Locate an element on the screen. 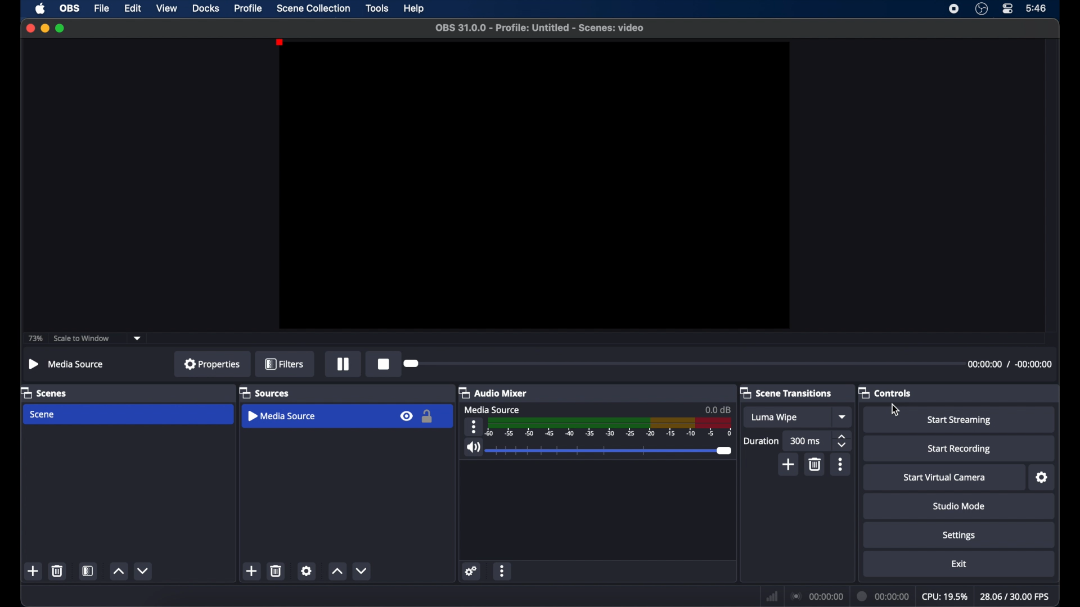 This screenshot has width=1080, height=607. delete is located at coordinates (277, 570).